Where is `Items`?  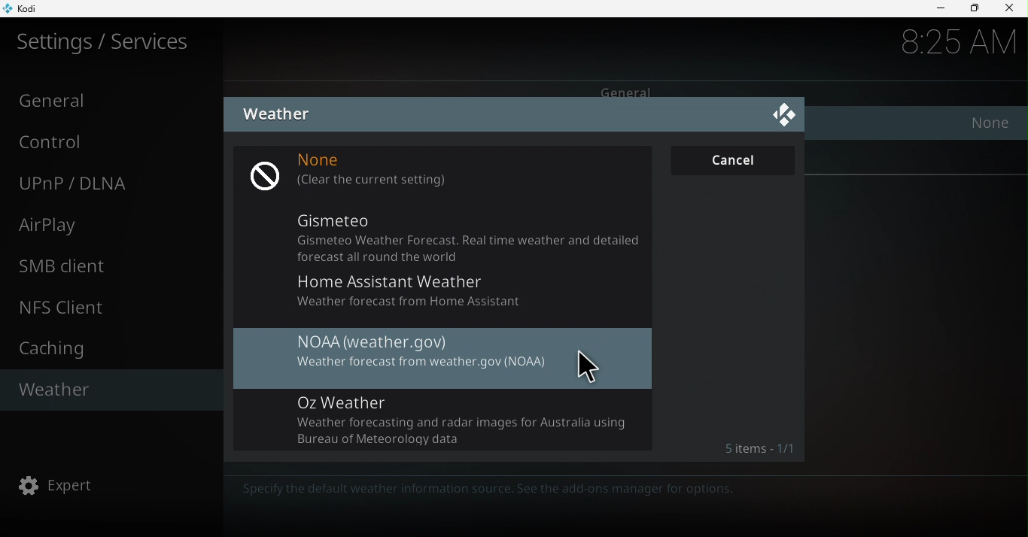
Items is located at coordinates (761, 448).